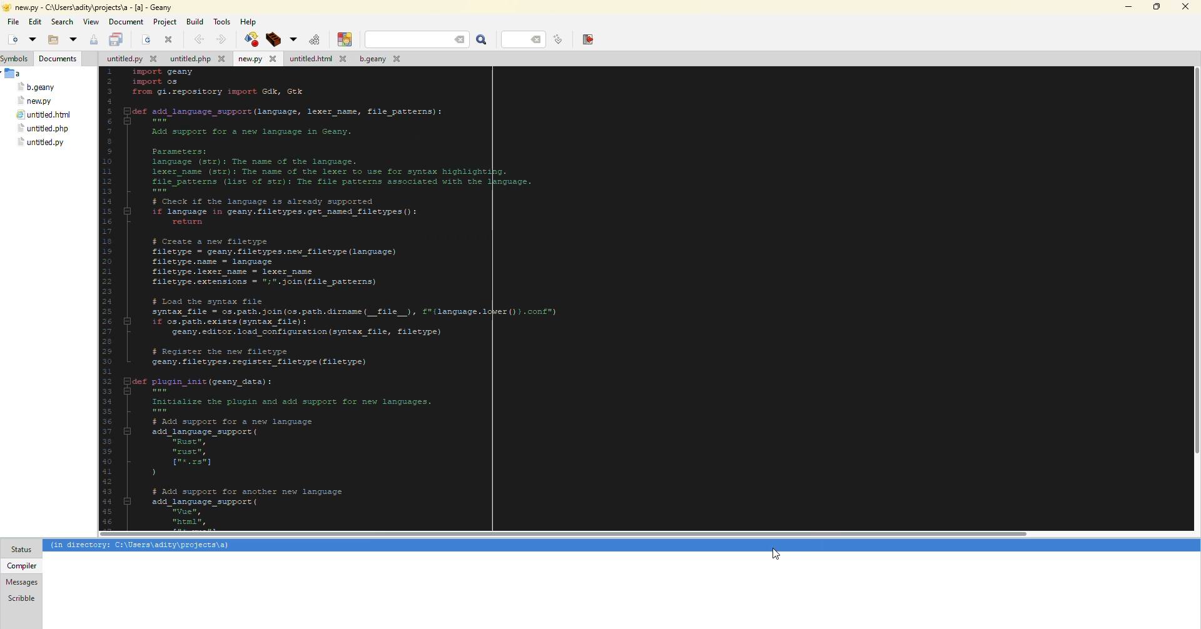 Image resolution: width=1201 pixels, height=629 pixels. I want to click on run, so click(313, 39).